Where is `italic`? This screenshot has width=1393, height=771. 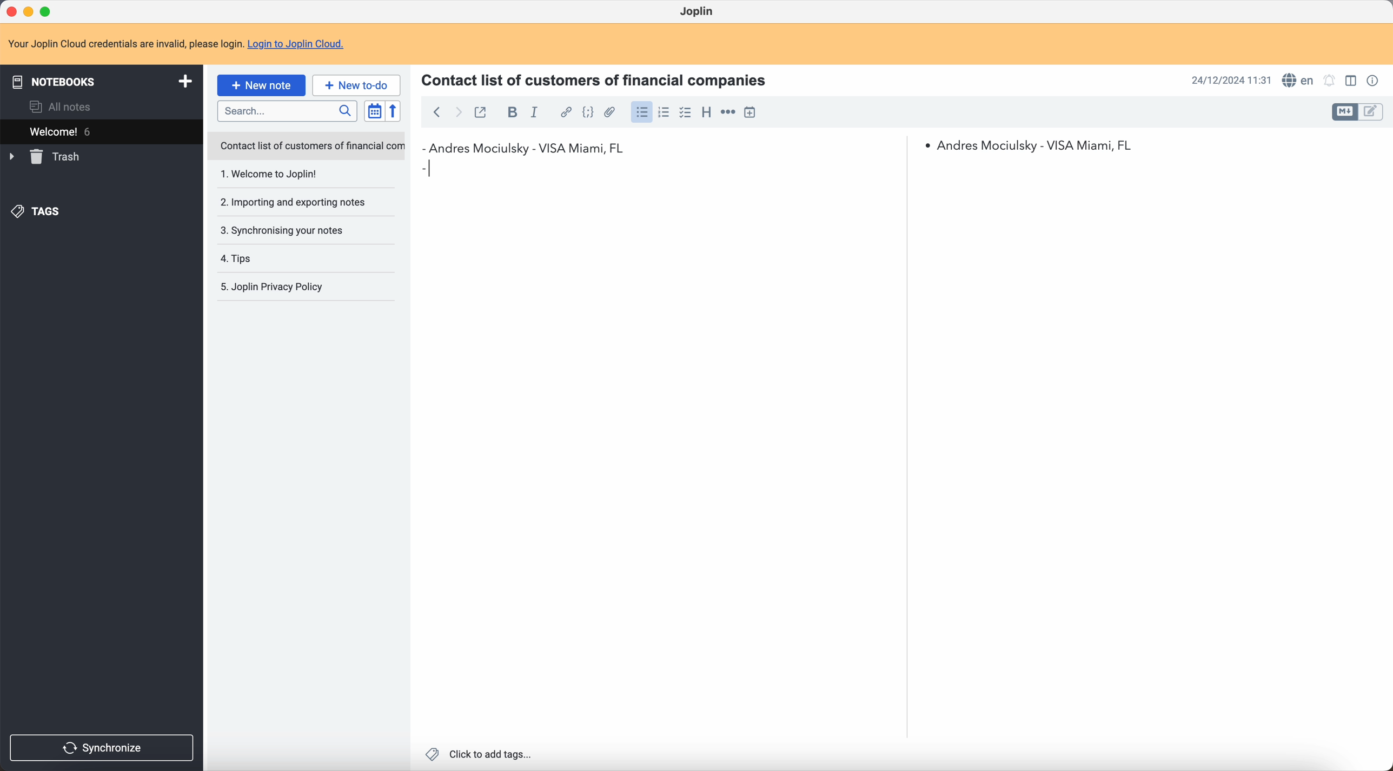 italic is located at coordinates (535, 114).